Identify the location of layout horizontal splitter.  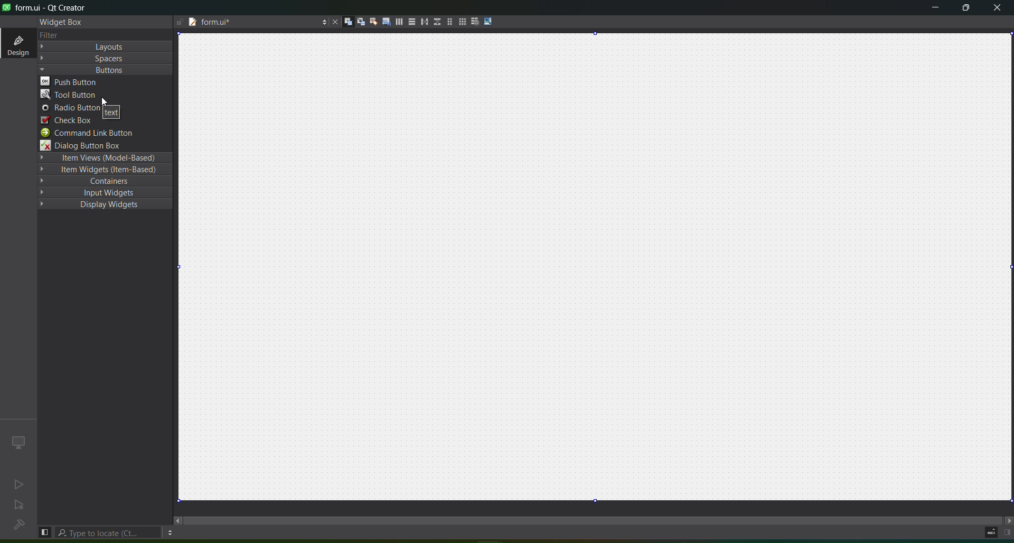
(422, 22).